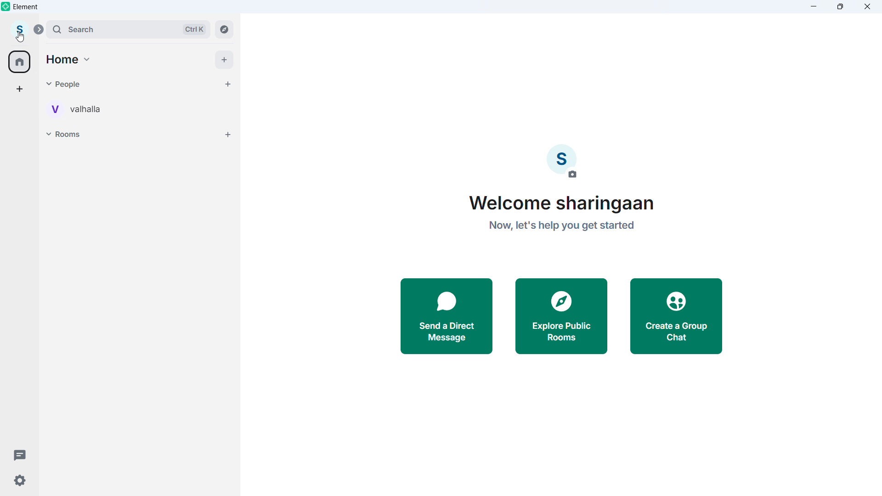 Image resolution: width=882 pixels, height=496 pixels. I want to click on Settings , so click(20, 480).